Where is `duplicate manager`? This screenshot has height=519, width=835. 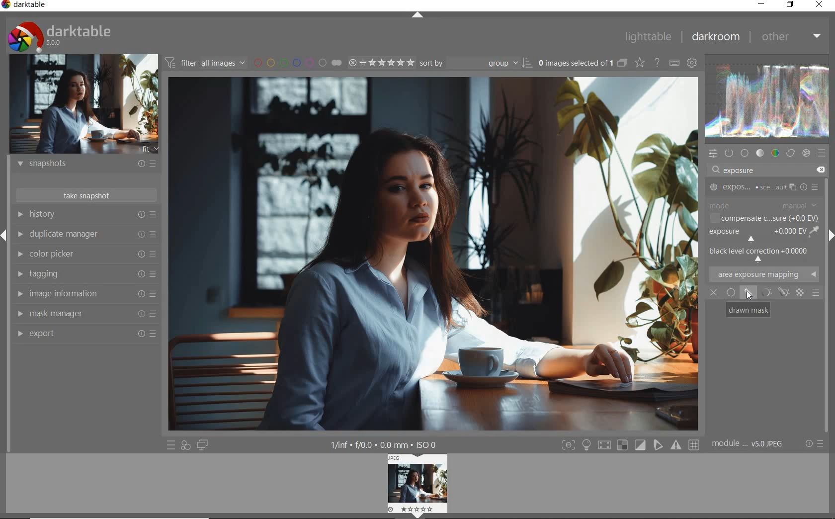
duplicate manager is located at coordinates (87, 234).